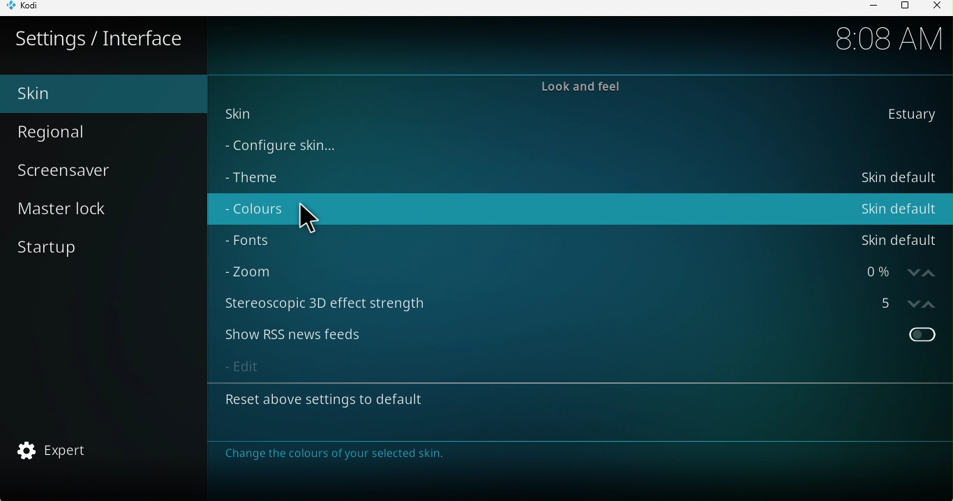 This screenshot has width=953, height=501. I want to click on Screensaver, so click(73, 170).